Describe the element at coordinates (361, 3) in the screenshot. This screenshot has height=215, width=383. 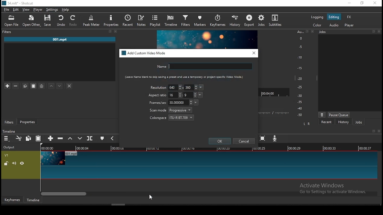
I see `restore` at that location.